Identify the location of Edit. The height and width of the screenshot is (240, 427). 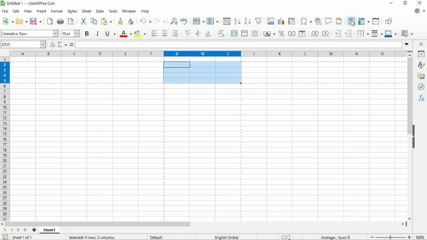
(16, 11).